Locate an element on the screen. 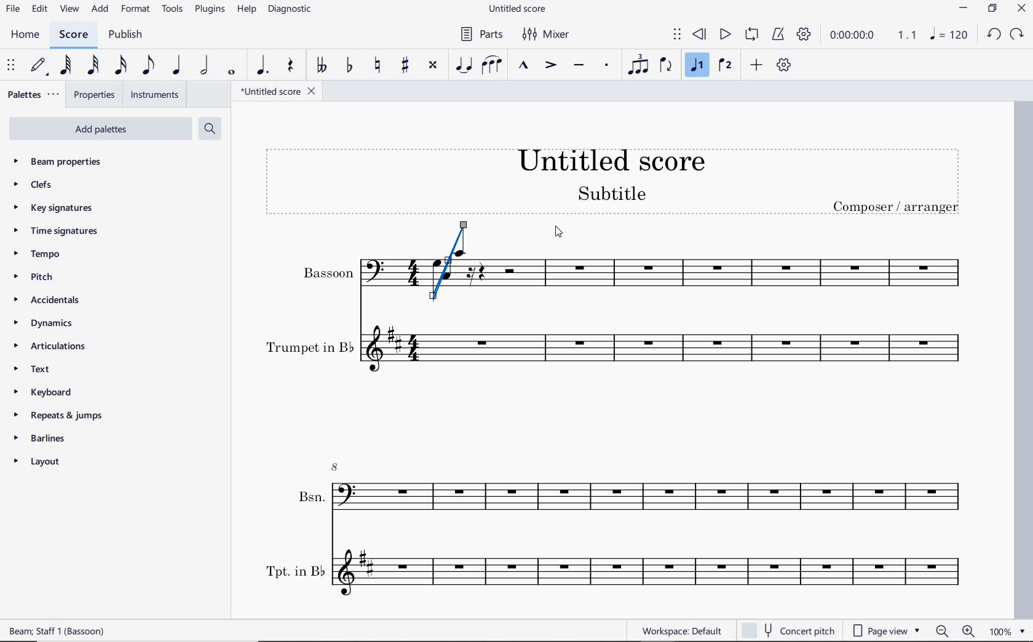 Image resolution: width=1033 pixels, height=642 pixels. barlines is located at coordinates (41, 439).